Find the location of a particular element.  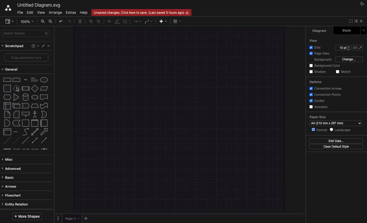

Untitled diagram.svg is located at coordinates (40, 5).